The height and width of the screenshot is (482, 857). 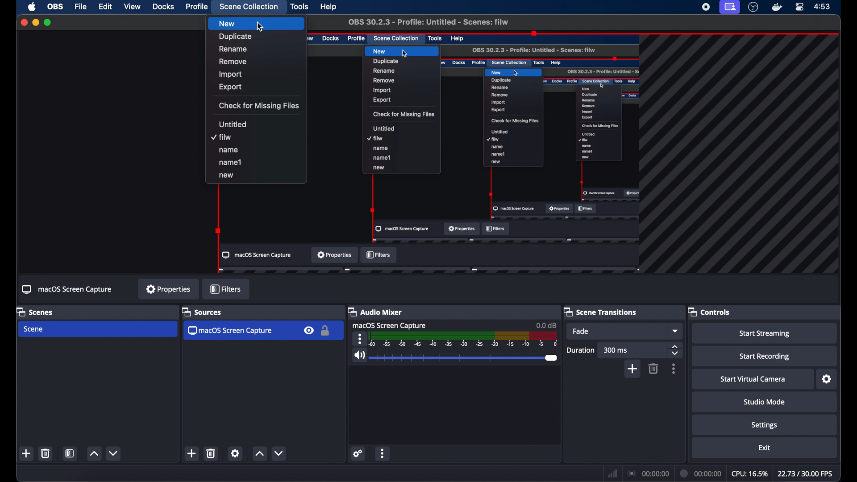 I want to click on new , so click(x=25, y=453).